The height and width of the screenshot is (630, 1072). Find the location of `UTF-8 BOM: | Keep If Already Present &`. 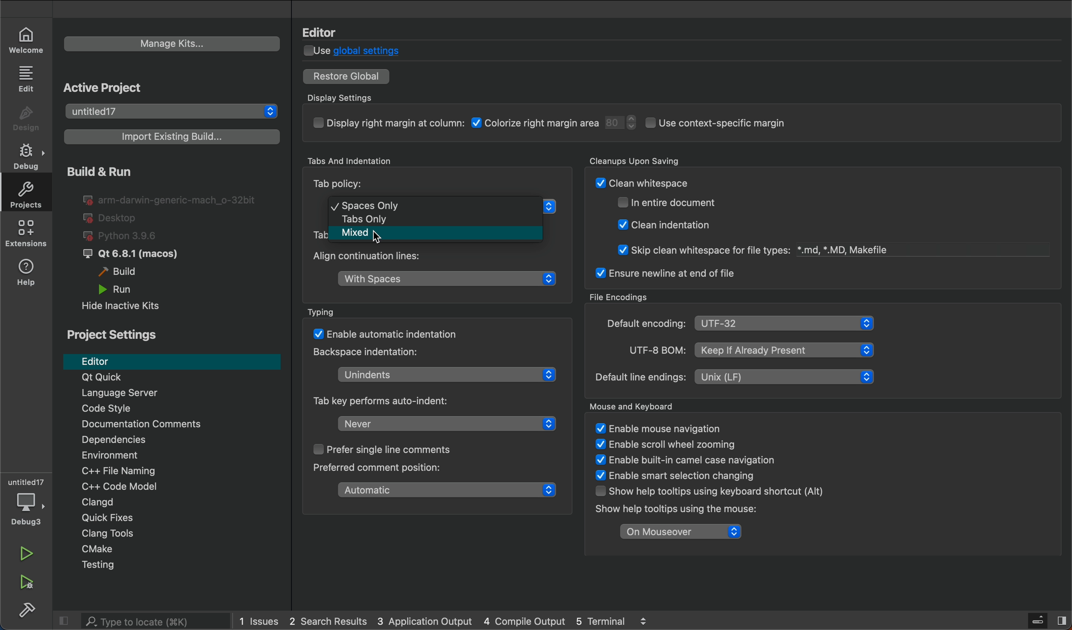

UTF-8 BOM: | Keep If Already Present & is located at coordinates (742, 349).